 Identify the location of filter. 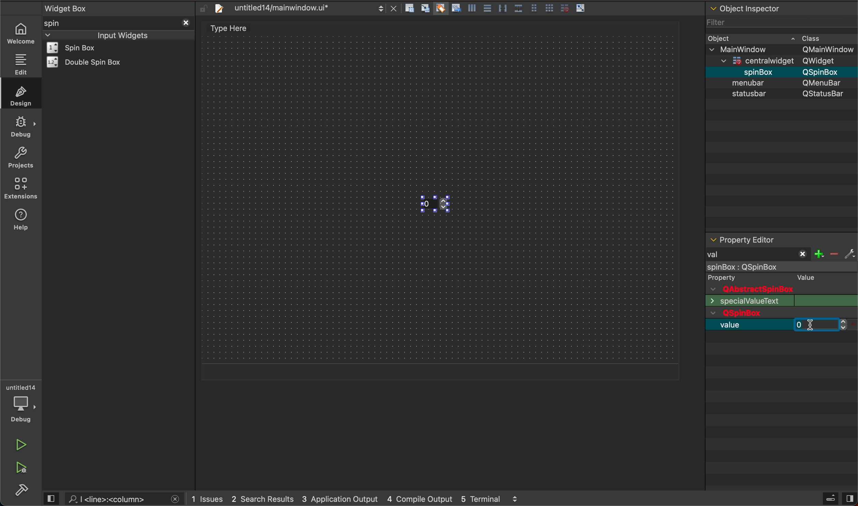
(718, 20).